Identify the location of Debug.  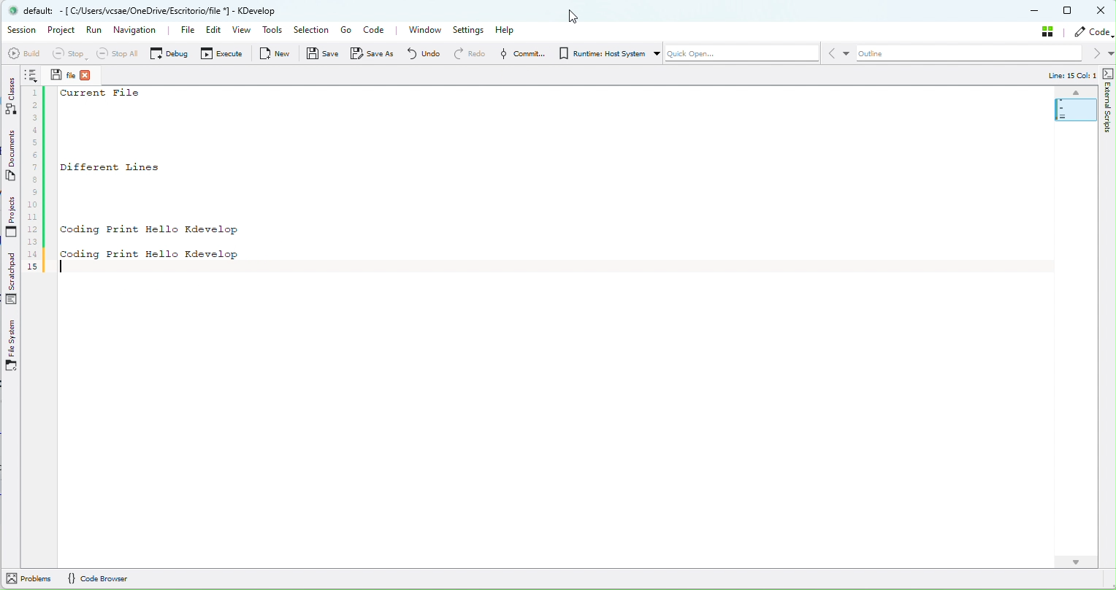
(169, 53).